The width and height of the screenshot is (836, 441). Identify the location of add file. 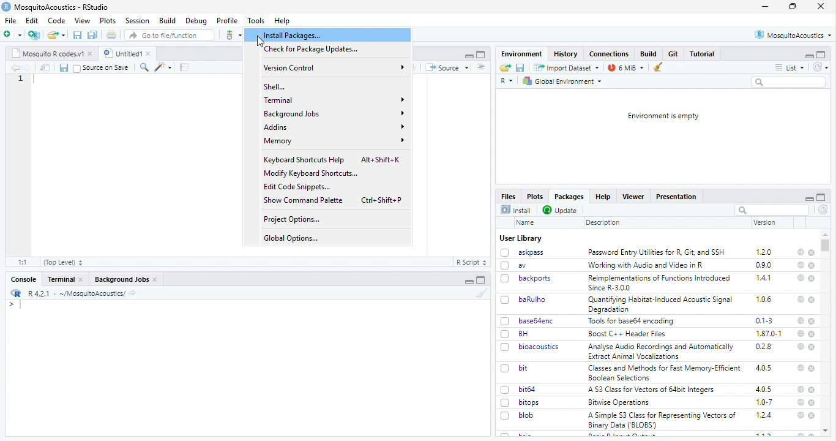
(34, 35).